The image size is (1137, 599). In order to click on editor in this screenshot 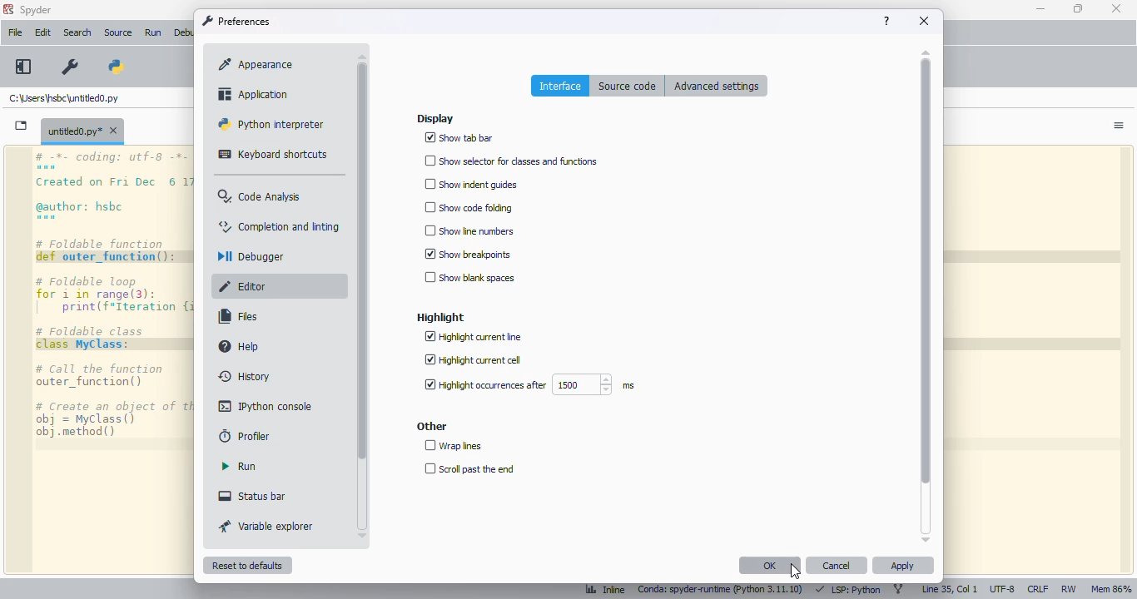, I will do `click(244, 286)`.